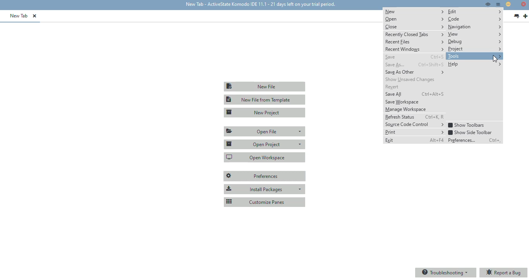 This screenshot has height=279, width=529. I want to click on show toolbars, so click(467, 125).